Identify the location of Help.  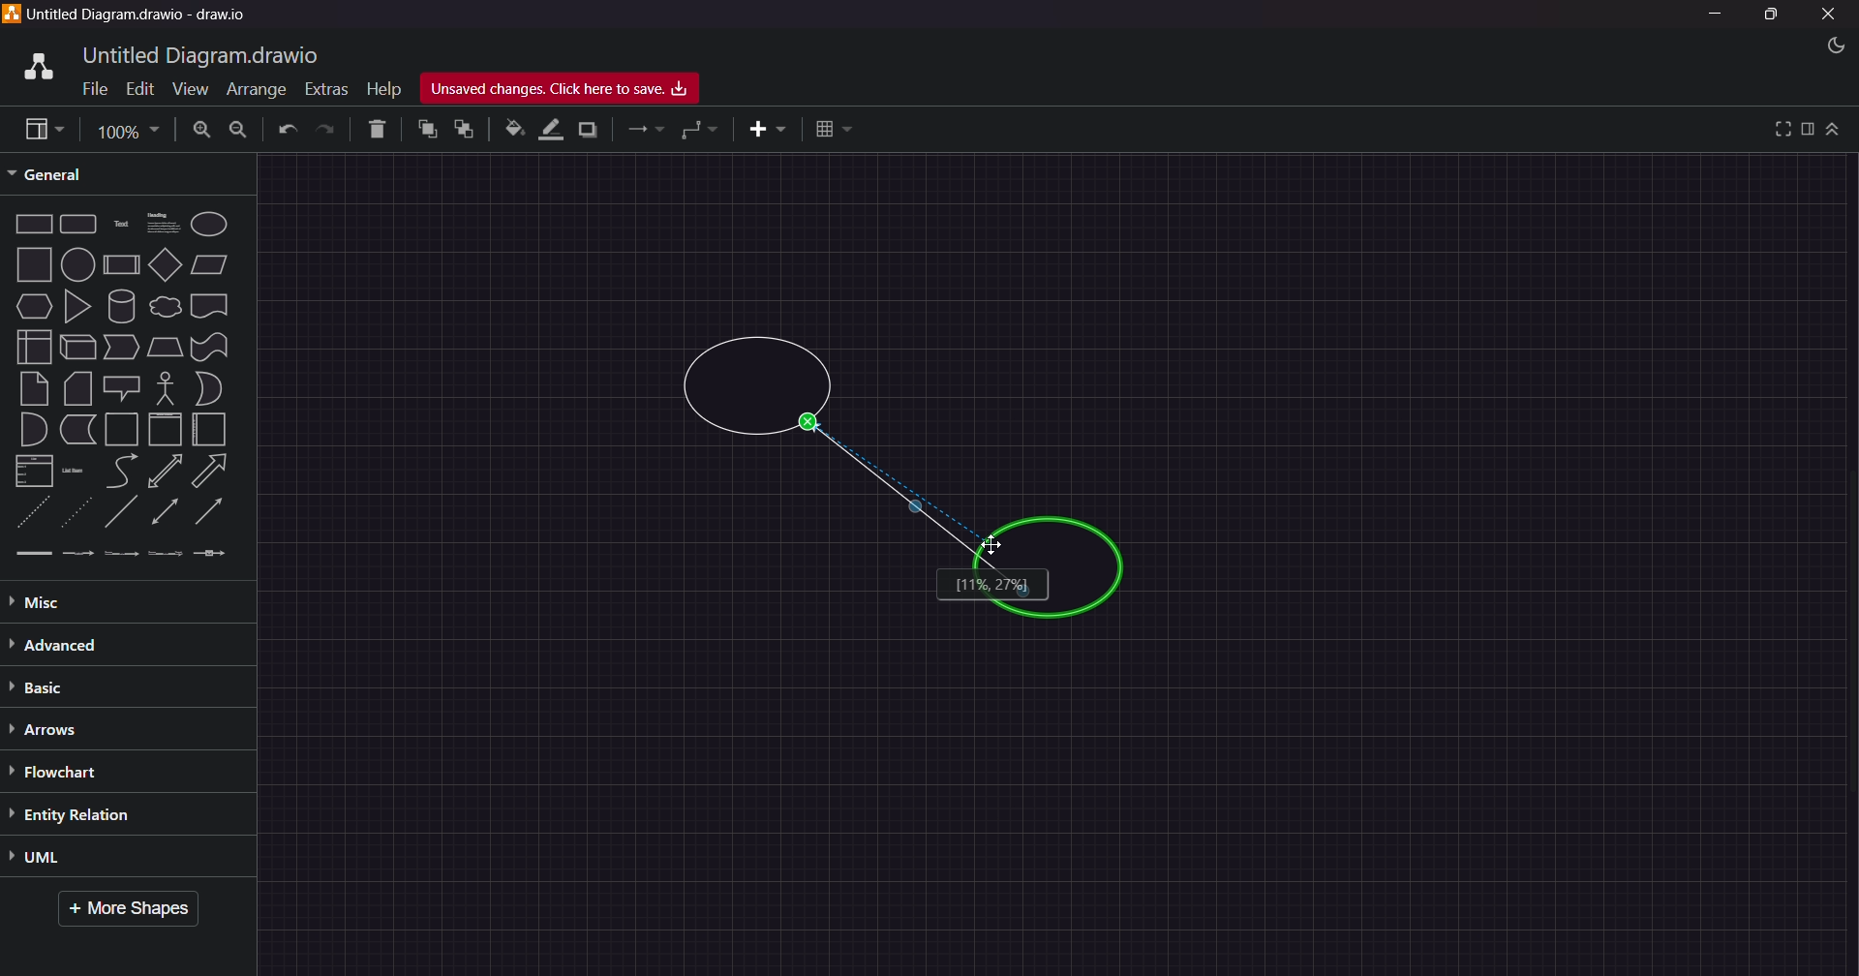
(383, 85).